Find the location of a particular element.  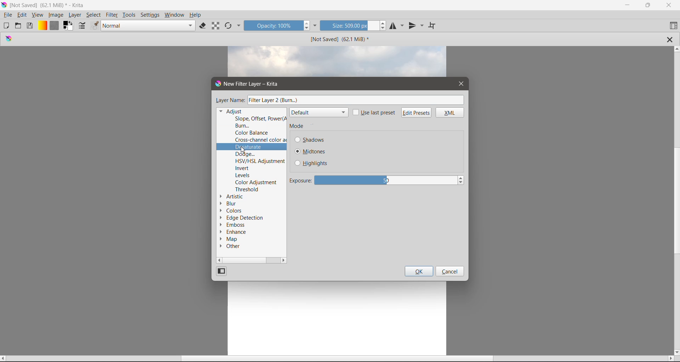

image layer is located at coordinates (337, 61).